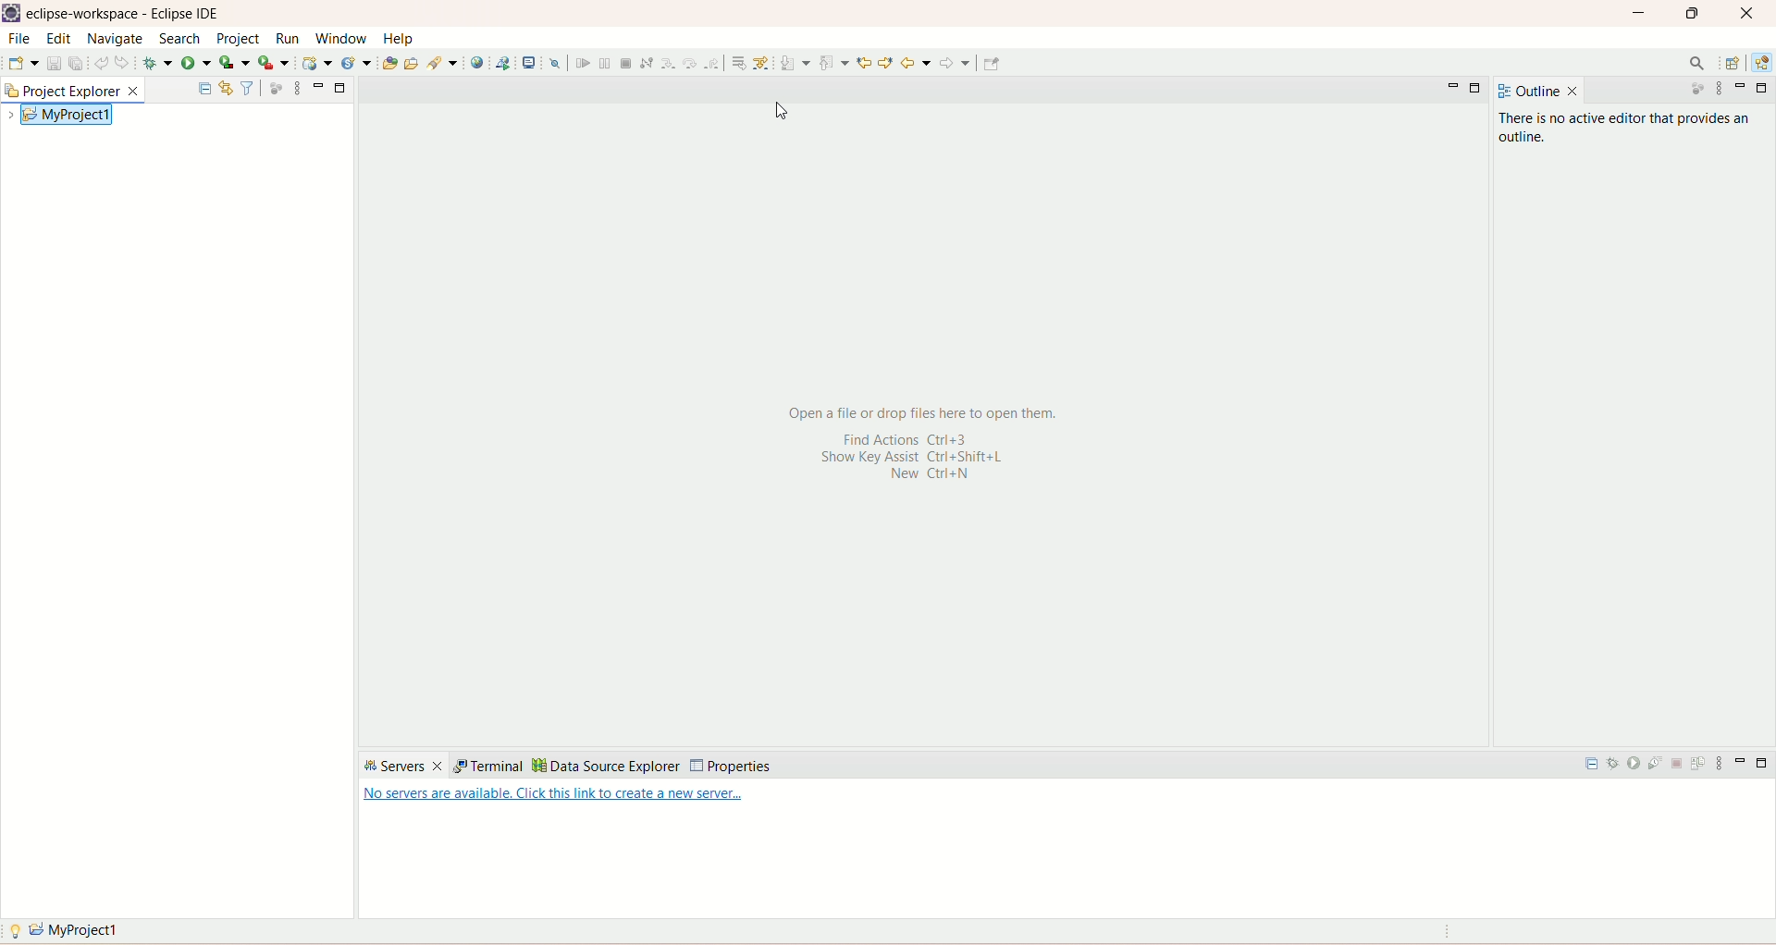 This screenshot has width=1776, height=945. I want to click on run last tool, so click(277, 64).